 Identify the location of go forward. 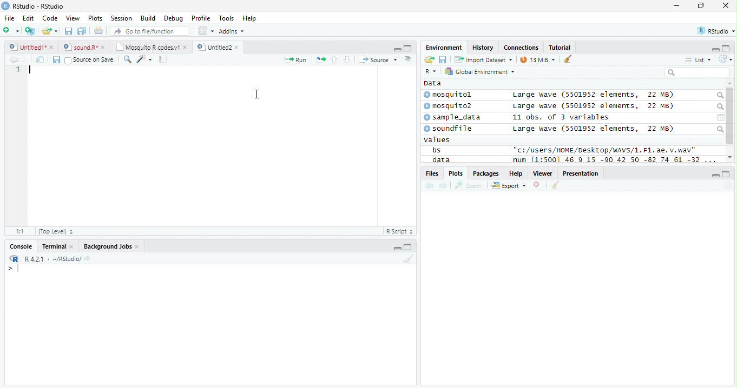
(444, 186).